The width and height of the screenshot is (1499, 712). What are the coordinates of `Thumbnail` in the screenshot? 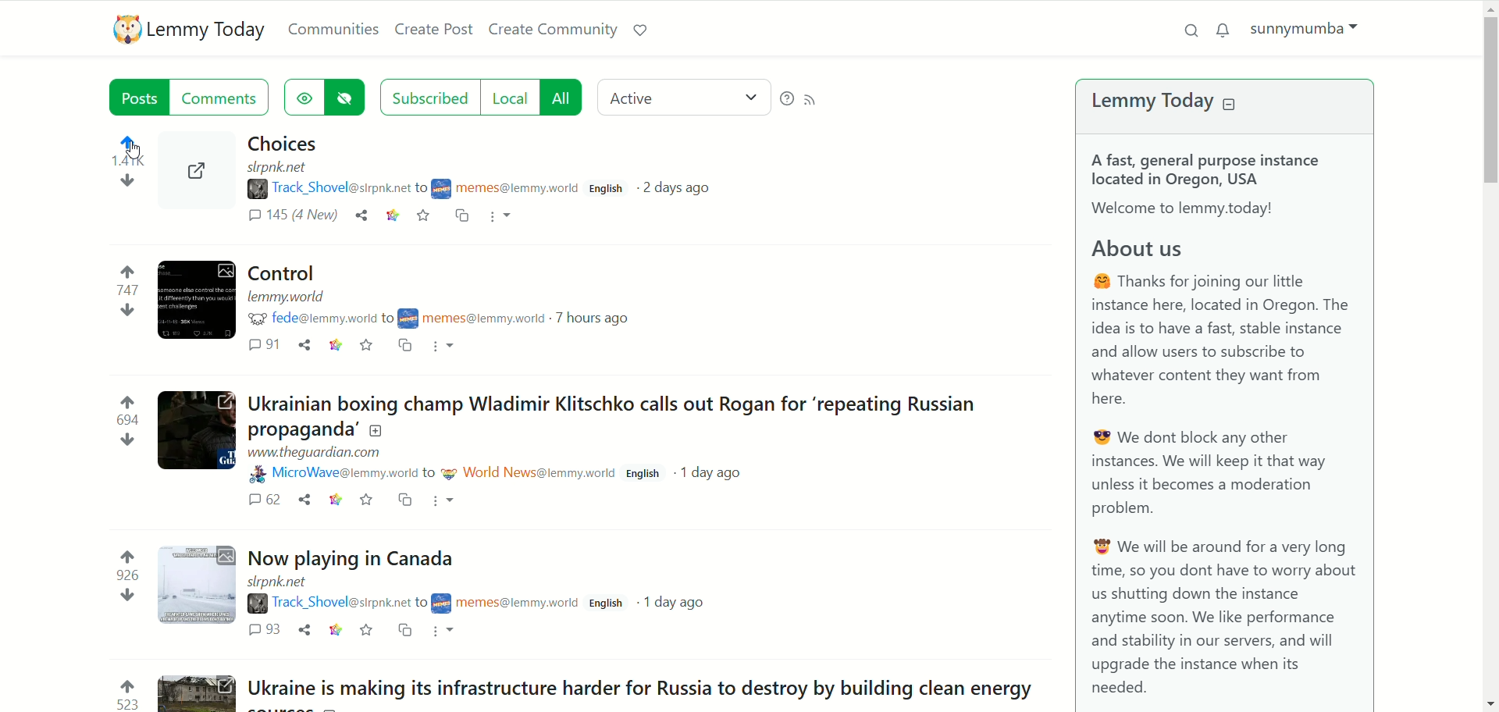 It's located at (198, 583).